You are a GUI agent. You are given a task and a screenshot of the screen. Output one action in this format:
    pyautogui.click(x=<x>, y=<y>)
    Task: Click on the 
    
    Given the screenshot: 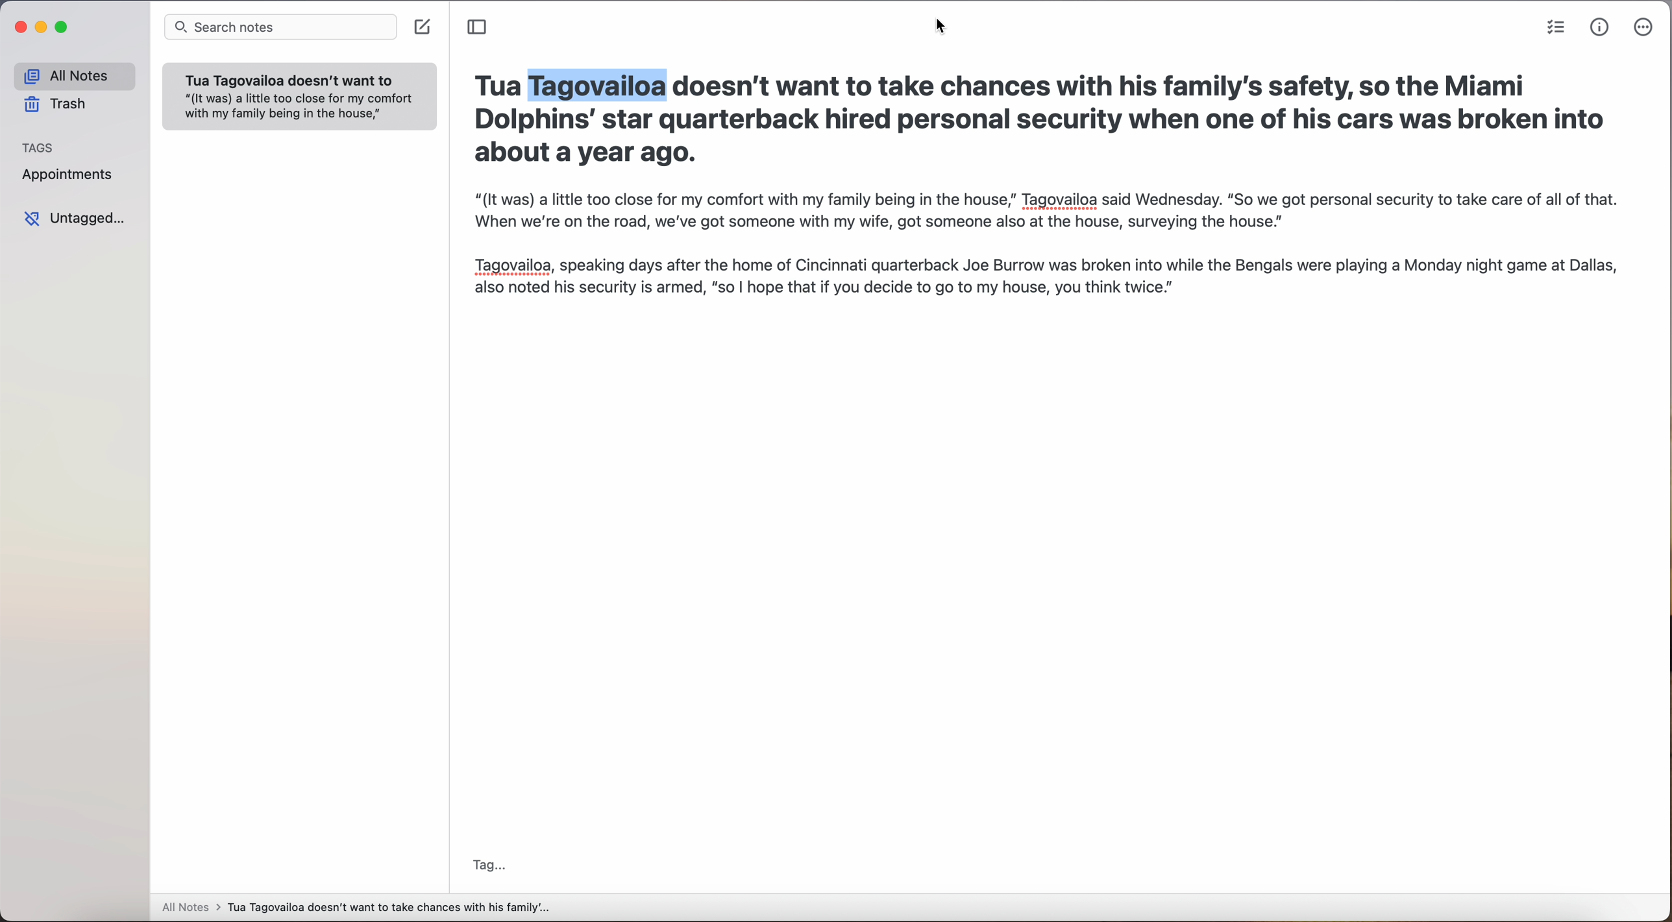 What is the action you would take?
    pyautogui.click(x=297, y=97)
    